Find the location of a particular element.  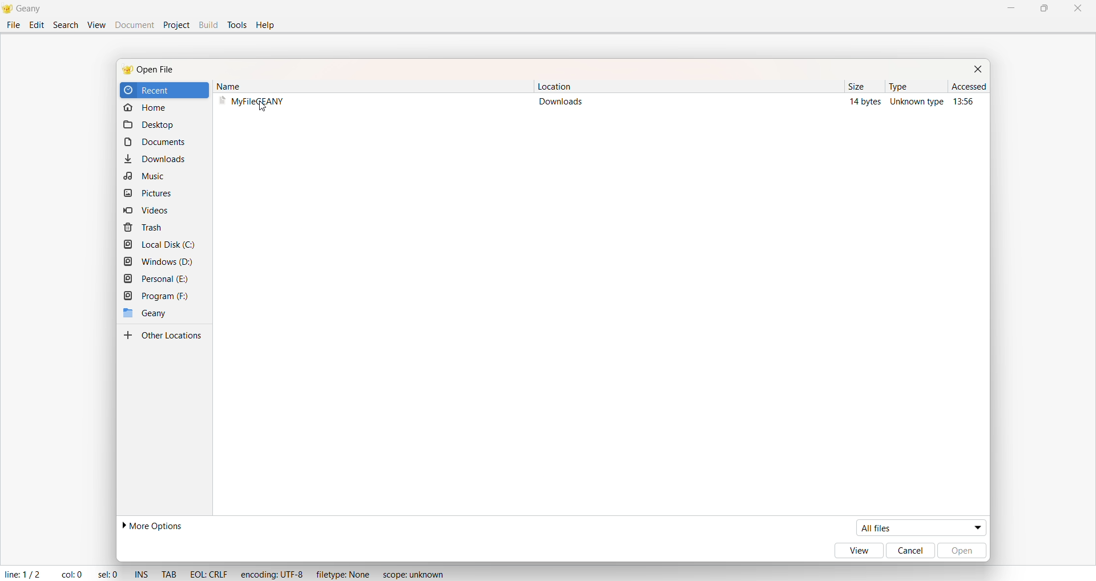

local disk C is located at coordinates (159, 244).